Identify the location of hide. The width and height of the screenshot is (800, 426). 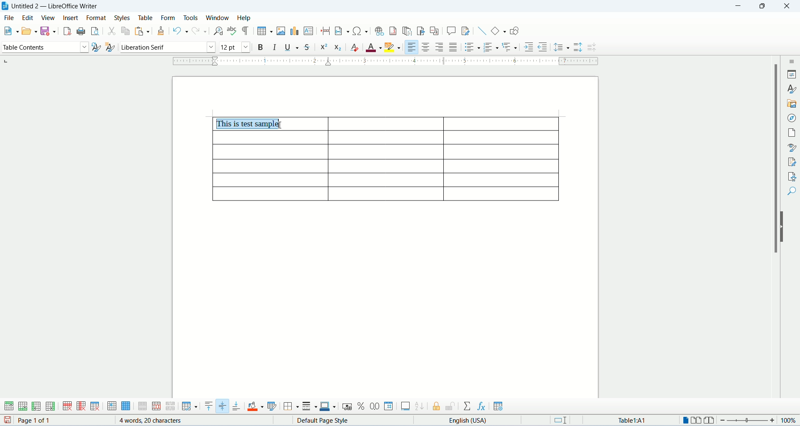
(783, 227).